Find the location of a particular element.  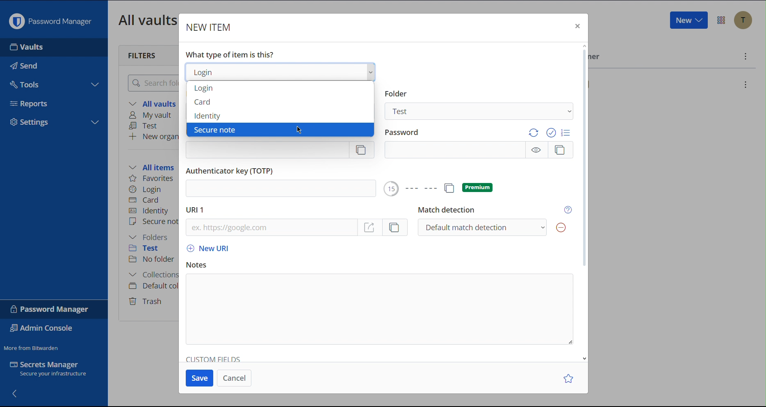

Password Manager is located at coordinates (50, 309).